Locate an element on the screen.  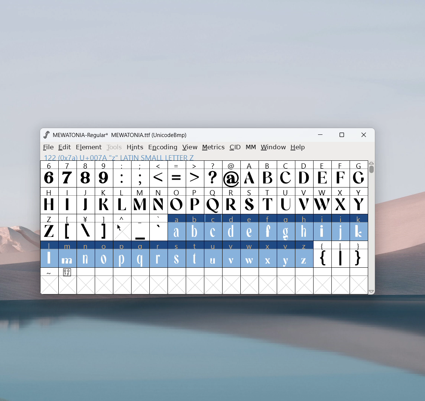
z is located at coordinates (305, 254).